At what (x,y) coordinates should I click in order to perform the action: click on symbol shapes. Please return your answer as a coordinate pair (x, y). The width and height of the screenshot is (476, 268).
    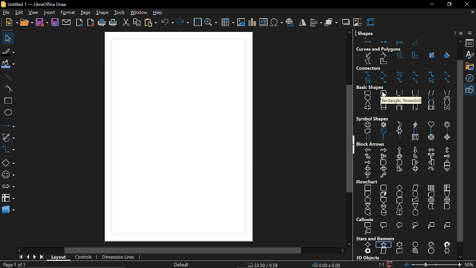
    Looking at the image, I should click on (8, 175).